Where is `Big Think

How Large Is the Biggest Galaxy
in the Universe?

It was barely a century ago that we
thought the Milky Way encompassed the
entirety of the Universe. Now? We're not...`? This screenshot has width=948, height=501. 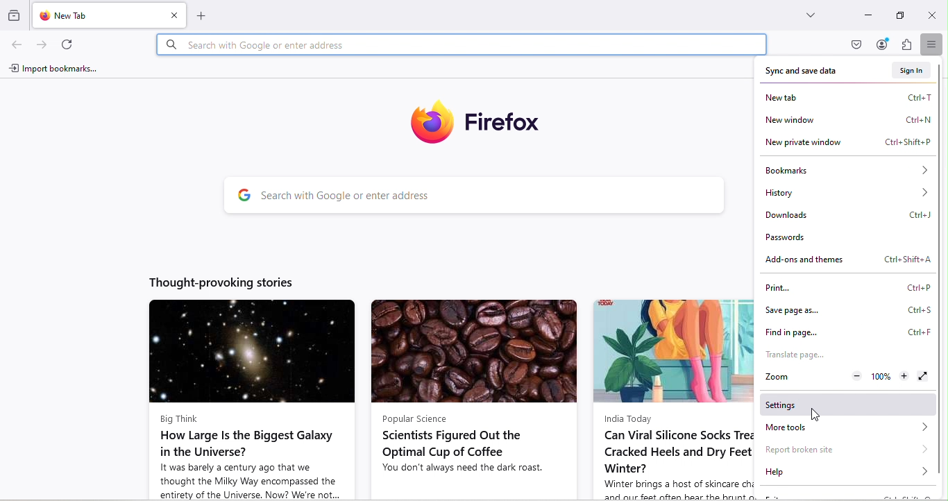
Big Think

How Large Is the Biggest Galaxy
in the Universe?

It was barely a century ago that we
thought the Milky Way encompassed the
entirety of the Universe. Now? We're not... is located at coordinates (248, 455).